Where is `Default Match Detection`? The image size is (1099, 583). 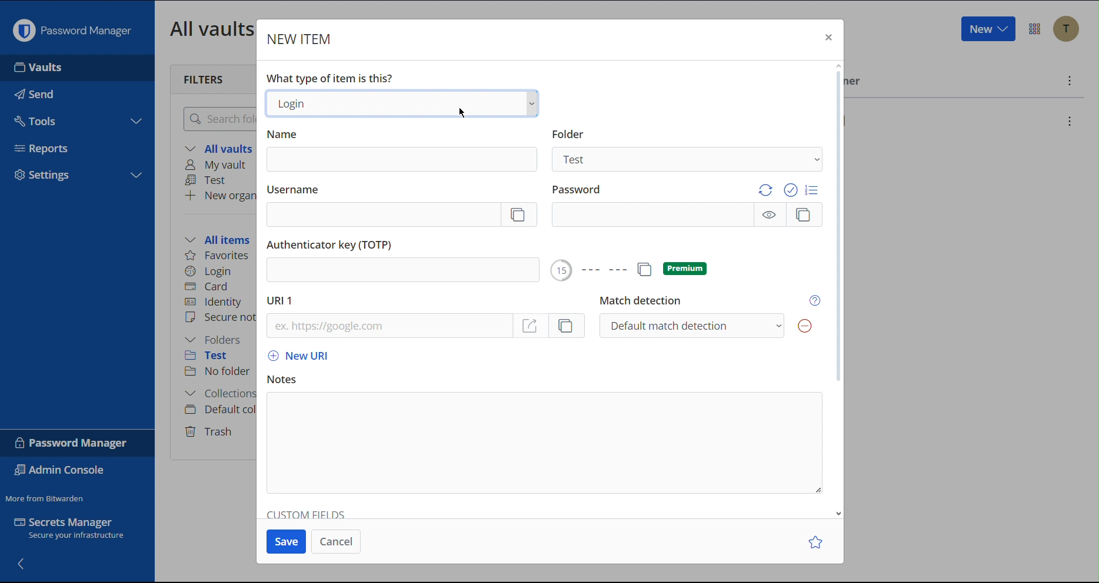 Default Match Detection is located at coordinates (691, 325).